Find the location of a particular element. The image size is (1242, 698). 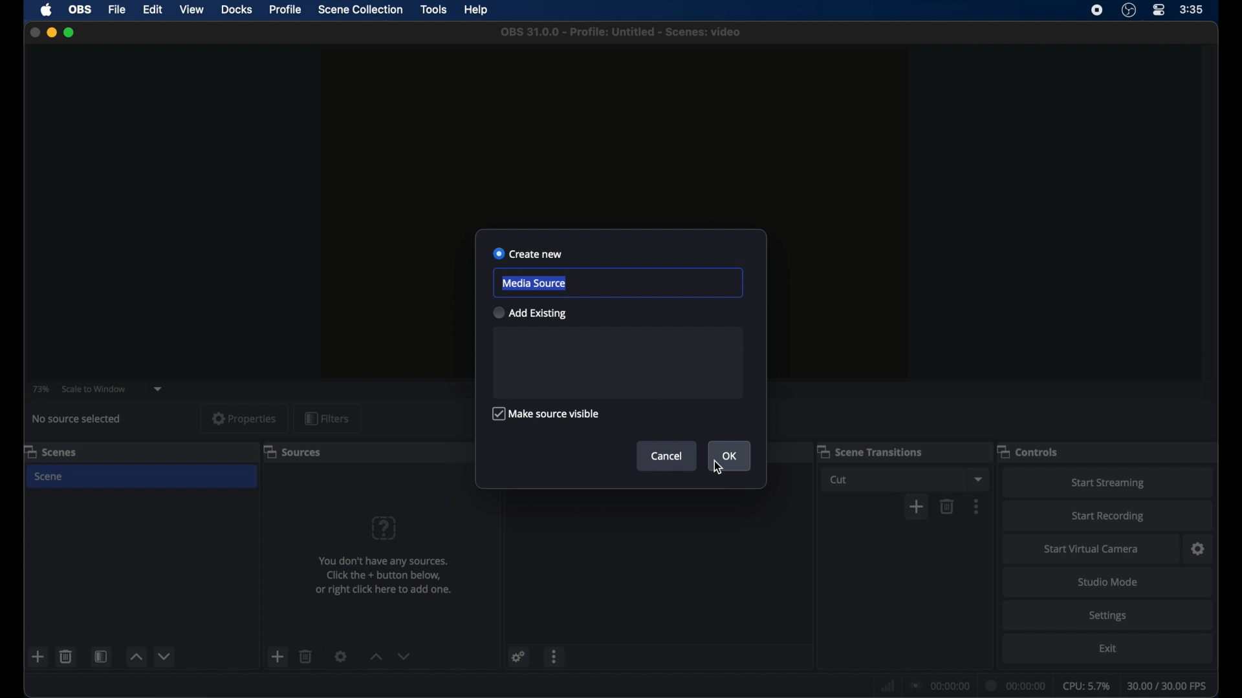

add existing is located at coordinates (530, 313).